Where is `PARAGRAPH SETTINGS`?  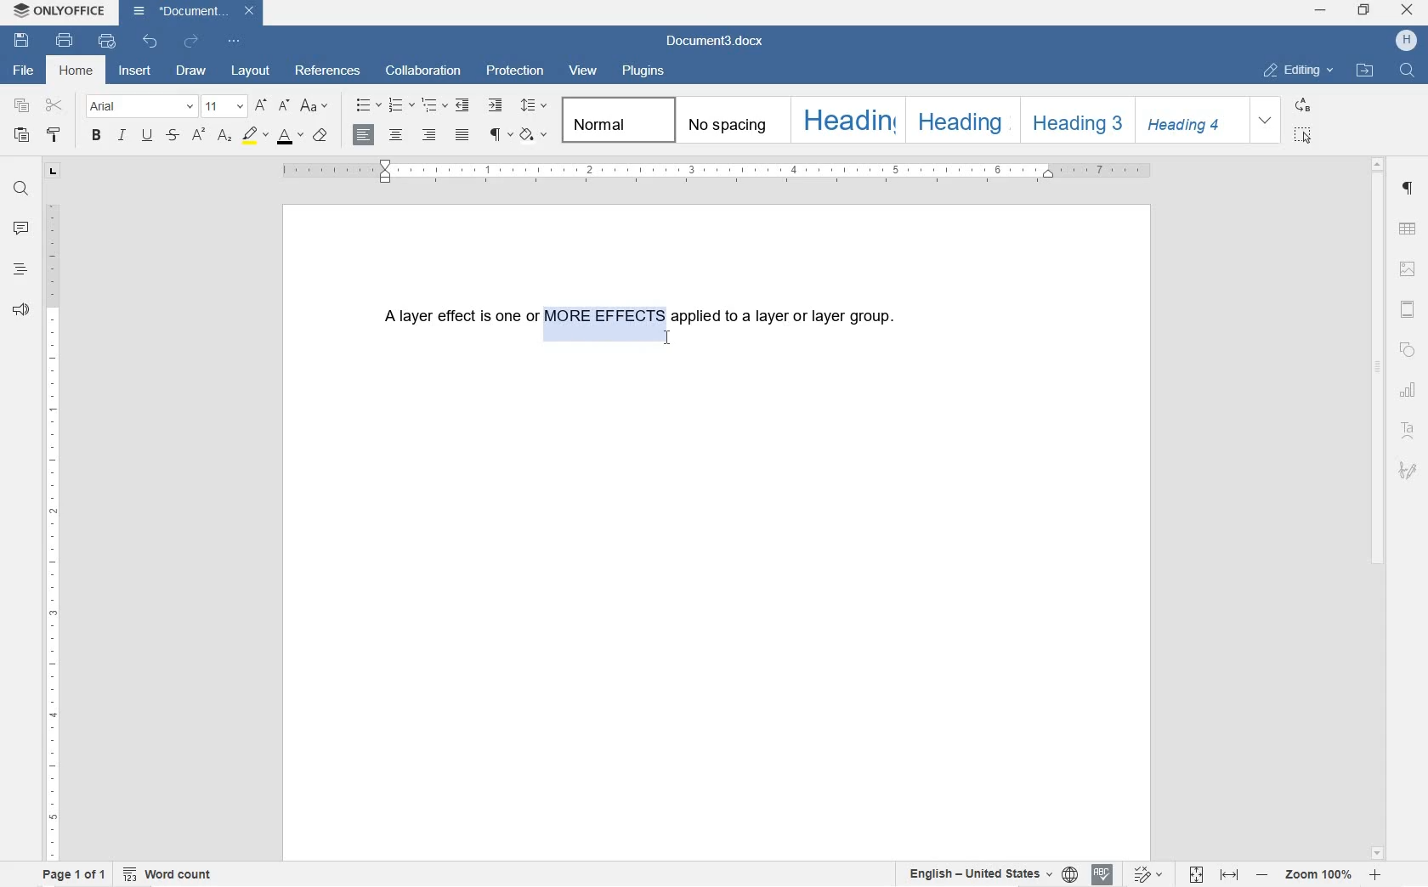 PARAGRAPH SETTINGS is located at coordinates (1408, 192).